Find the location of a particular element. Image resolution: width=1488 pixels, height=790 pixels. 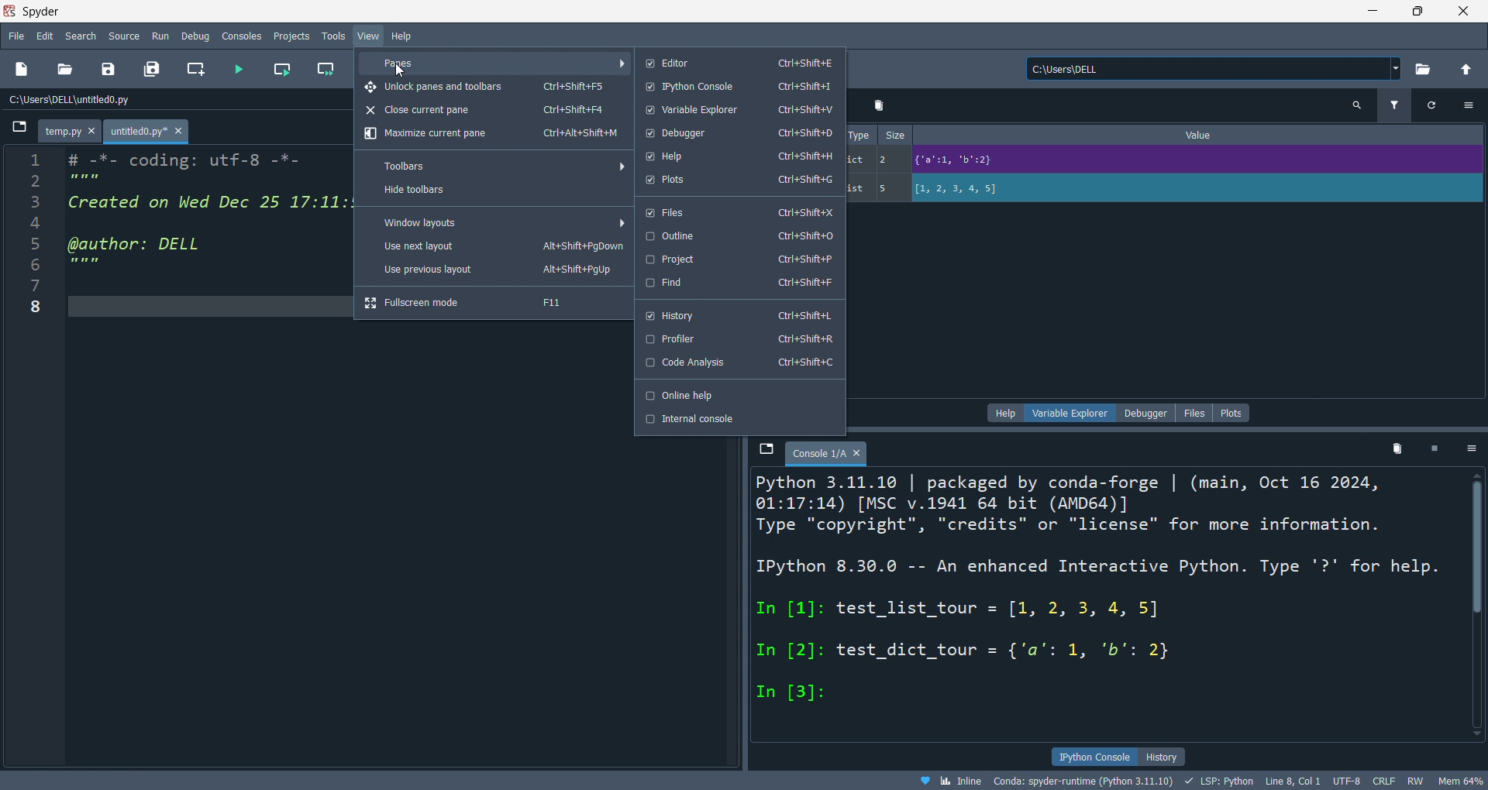

editor pane is located at coordinates (208, 218).